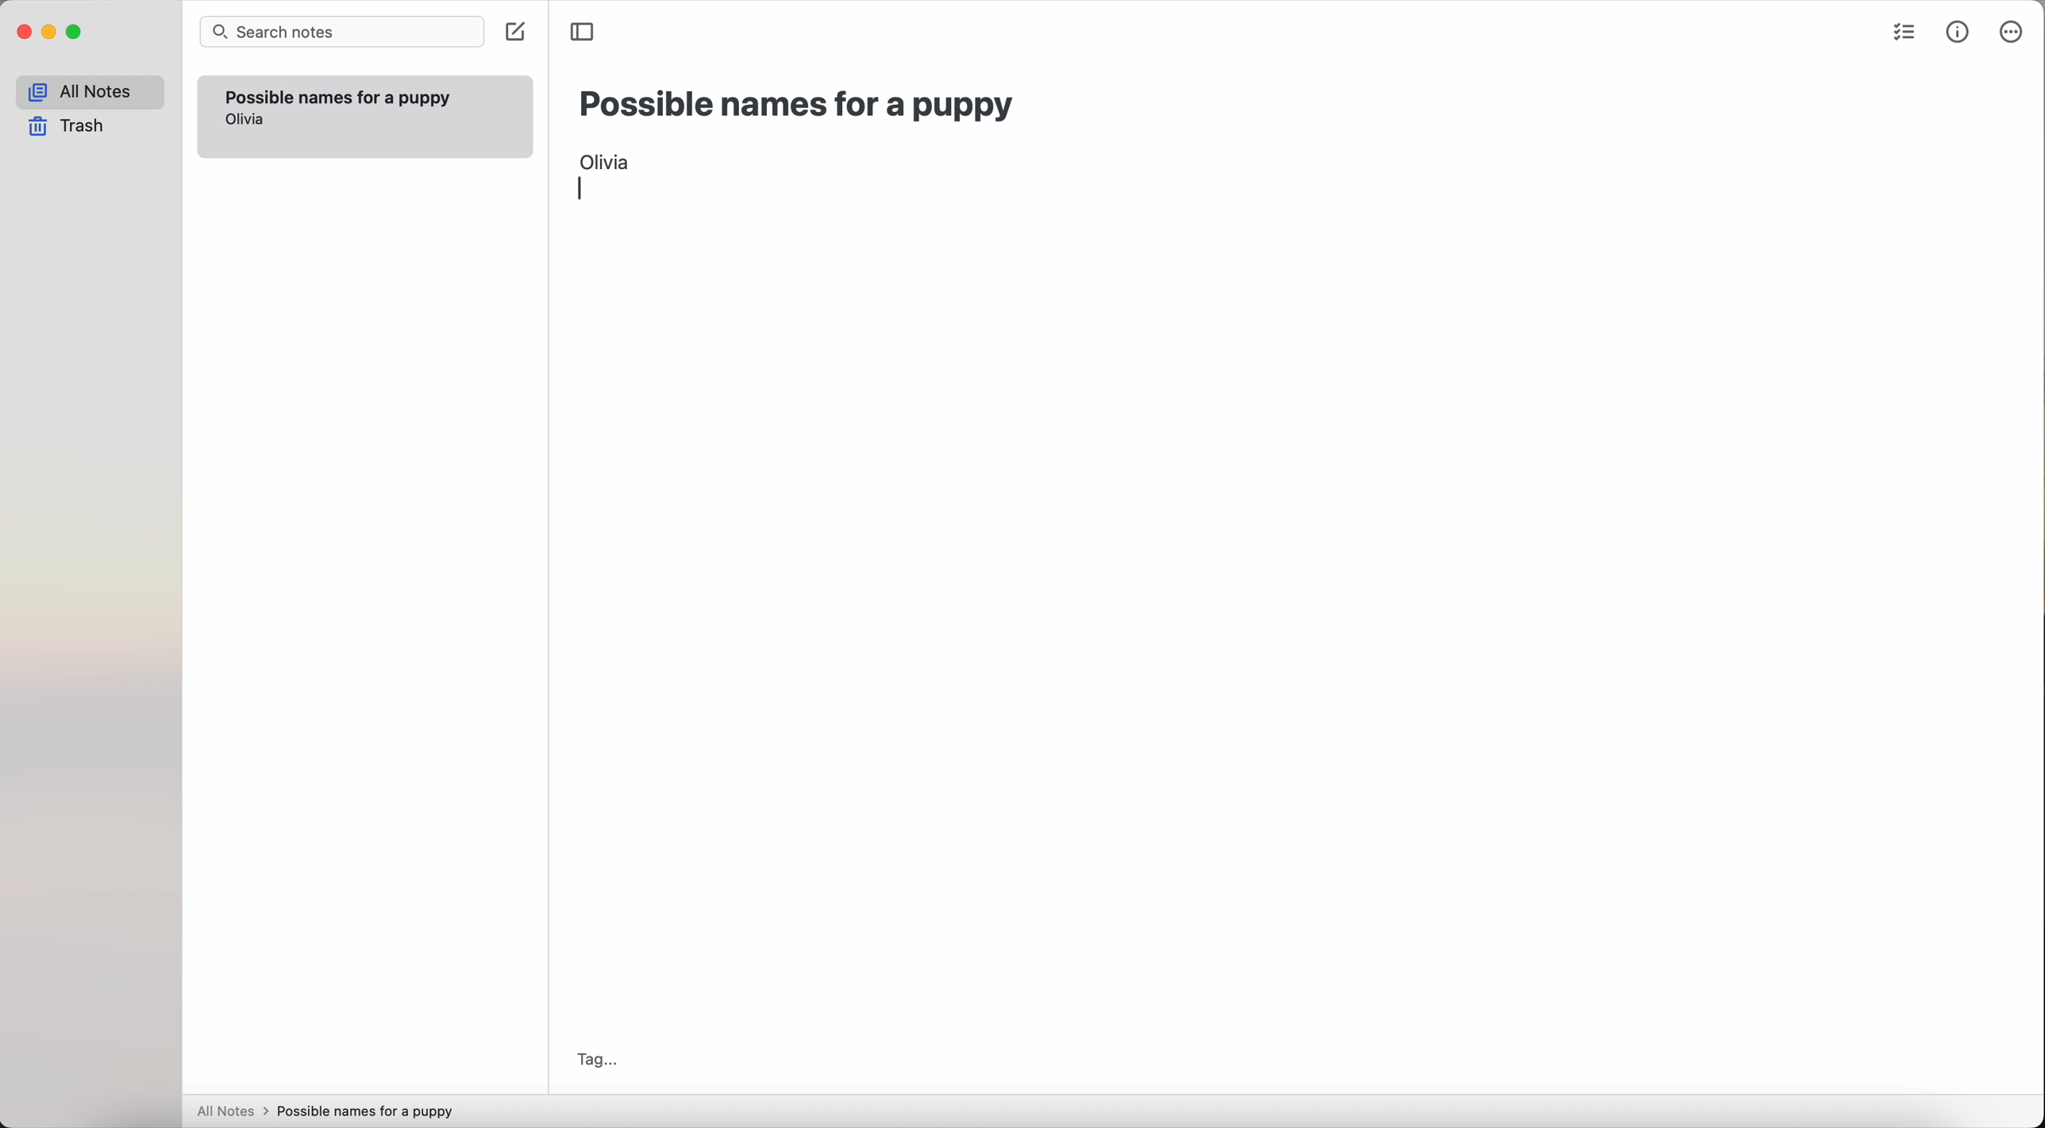 The height and width of the screenshot is (1128, 2045). I want to click on close, so click(22, 34).